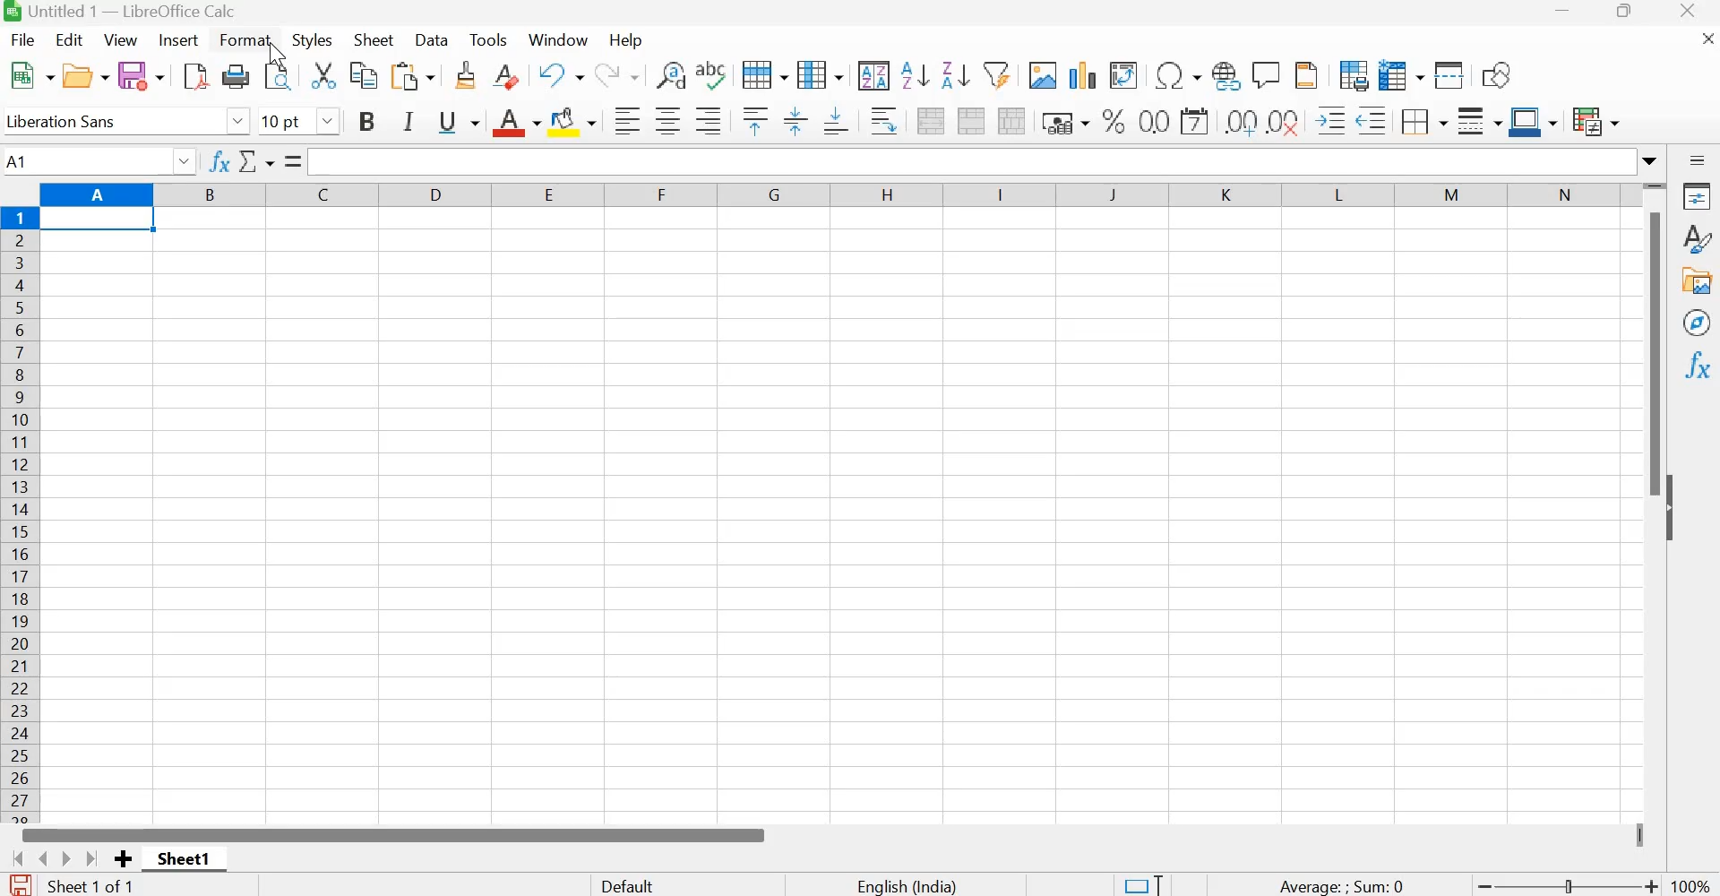  I want to click on Scrollbar, so click(1649, 357).